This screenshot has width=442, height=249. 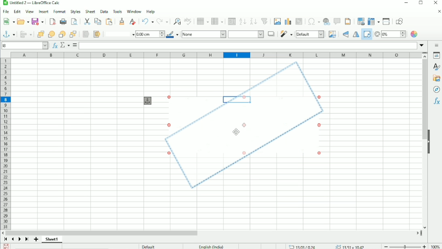 I want to click on Crop image, so click(x=333, y=34).